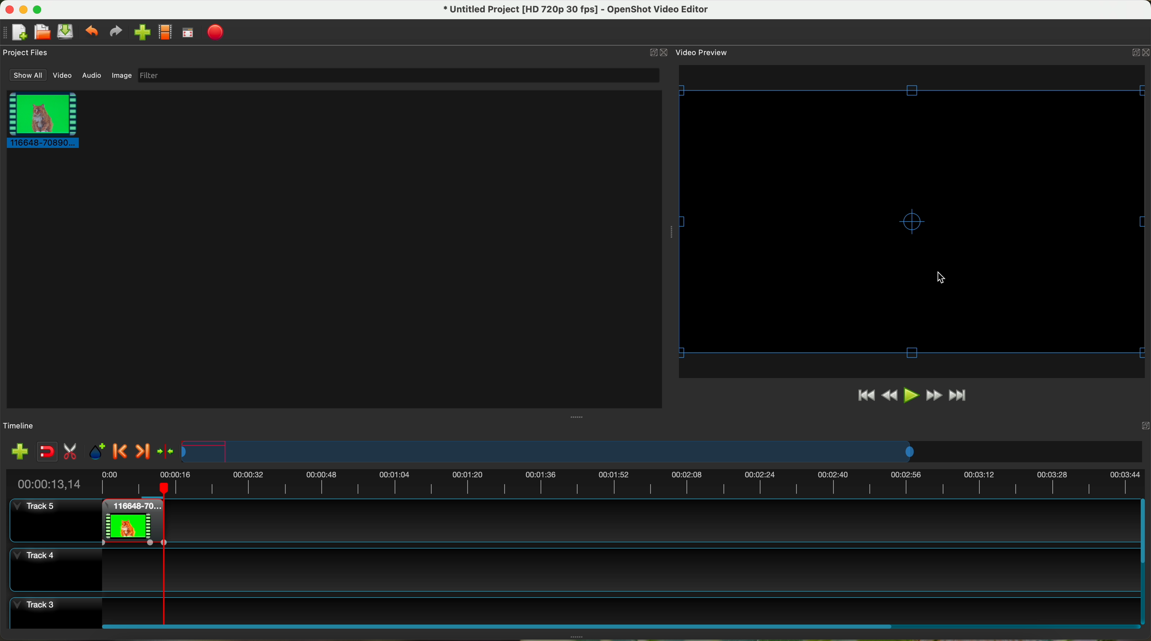  Describe the element at coordinates (959, 396) in the screenshot. I see `jump to end` at that location.